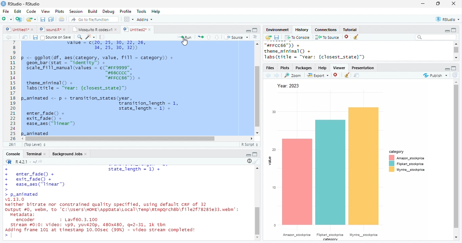 This screenshot has width=462, height=243. Describe the element at coordinates (278, 30) in the screenshot. I see `Environment` at that location.